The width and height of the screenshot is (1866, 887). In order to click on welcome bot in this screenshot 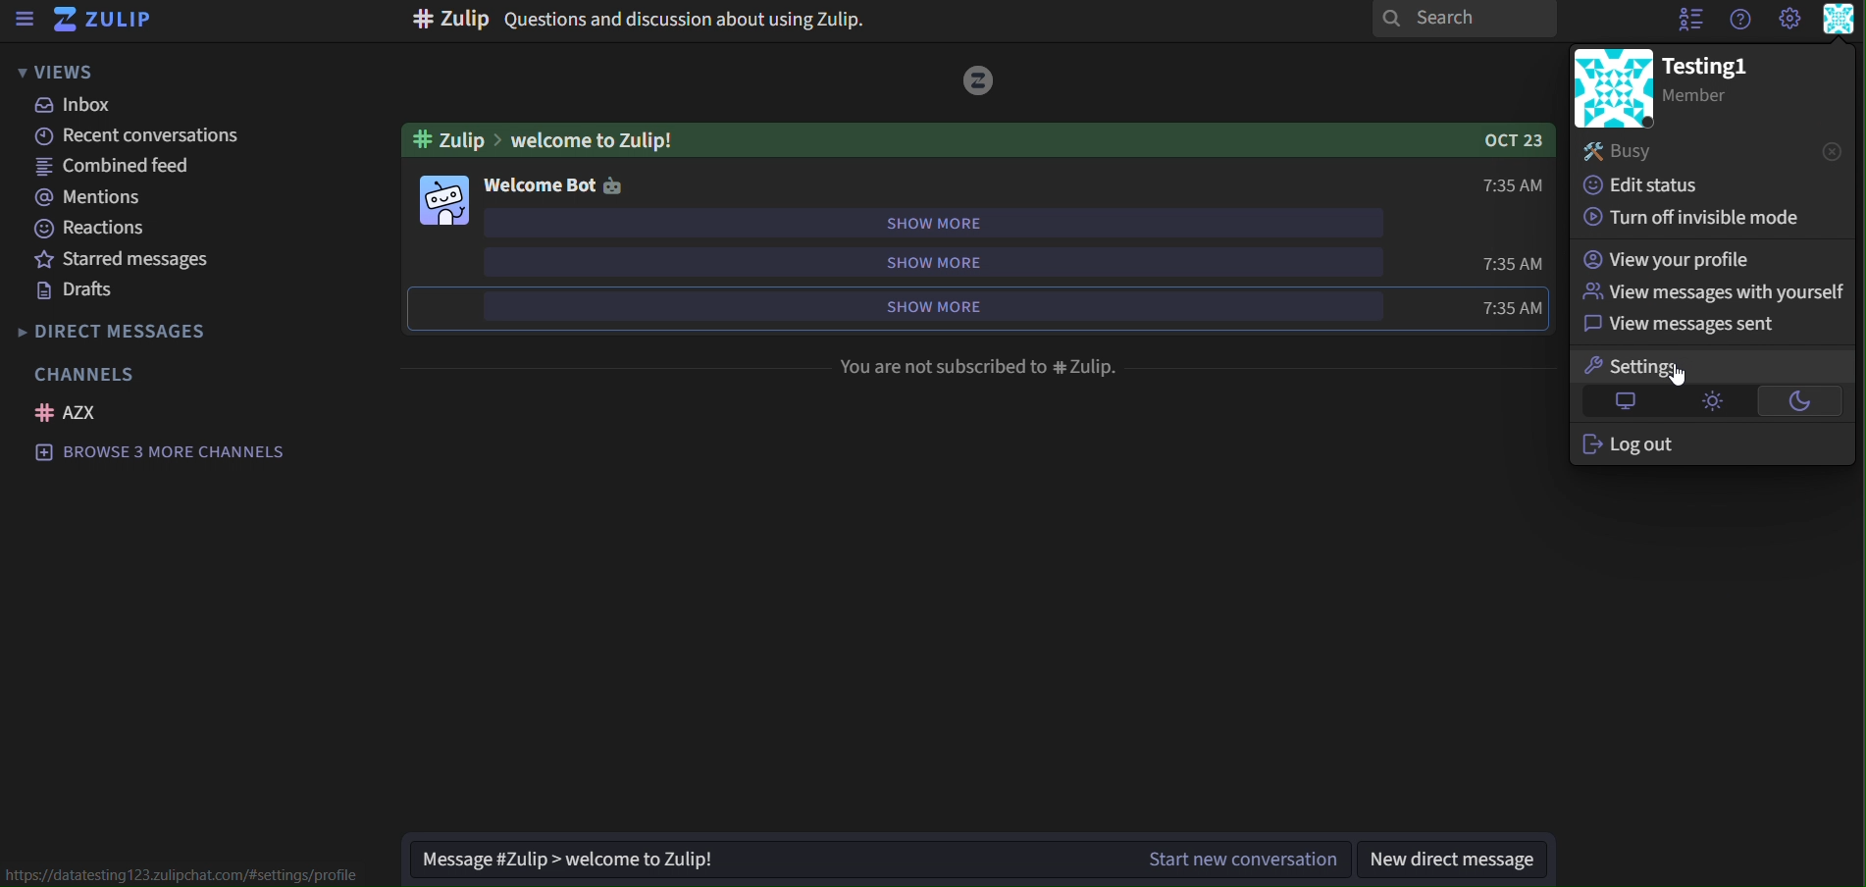, I will do `click(558, 186)`.